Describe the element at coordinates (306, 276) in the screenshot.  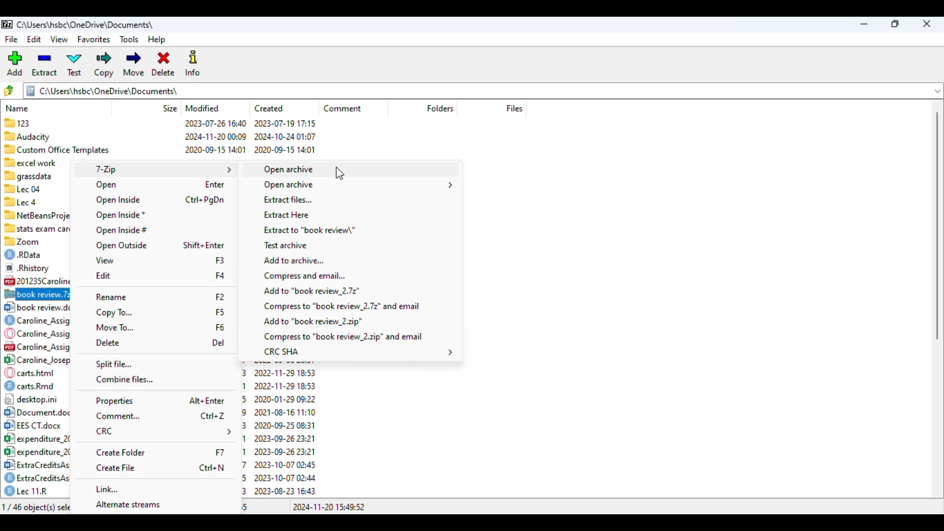
I see `compress and email` at that location.